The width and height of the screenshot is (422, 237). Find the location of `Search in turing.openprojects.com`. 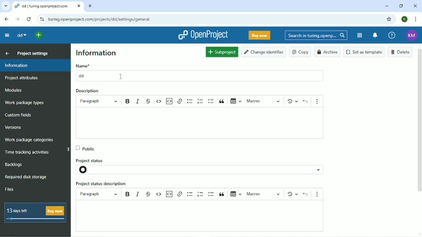

Search in turing.openprojects.com is located at coordinates (316, 36).